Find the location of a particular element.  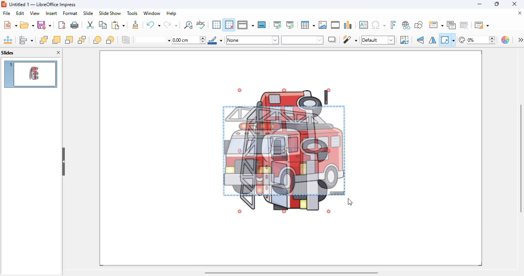

insert fontwork text is located at coordinates (394, 25).